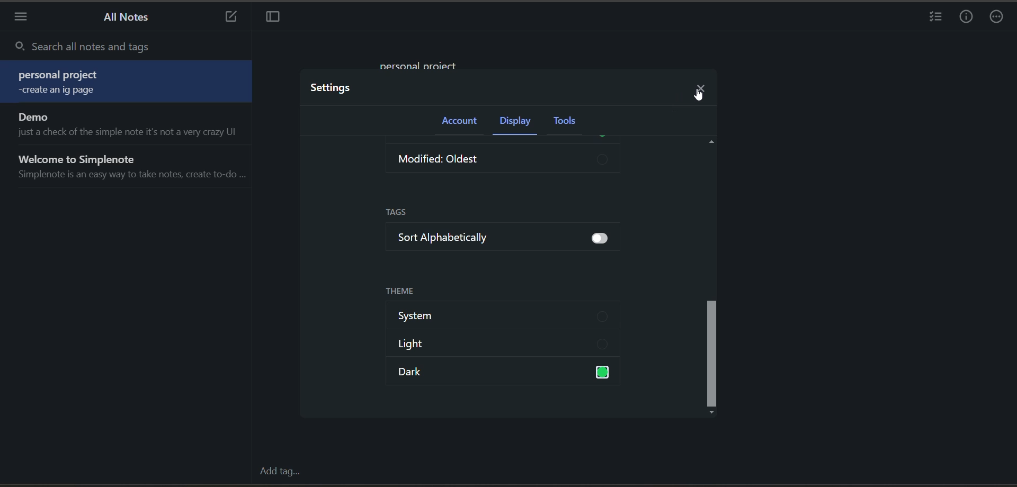  Describe the element at coordinates (1001, 18) in the screenshot. I see `actions` at that location.